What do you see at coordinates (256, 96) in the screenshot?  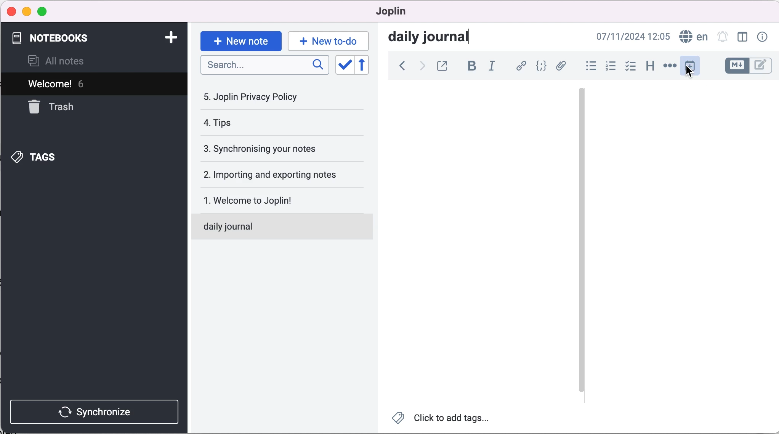 I see `joplin privacy policy` at bounding box center [256, 96].